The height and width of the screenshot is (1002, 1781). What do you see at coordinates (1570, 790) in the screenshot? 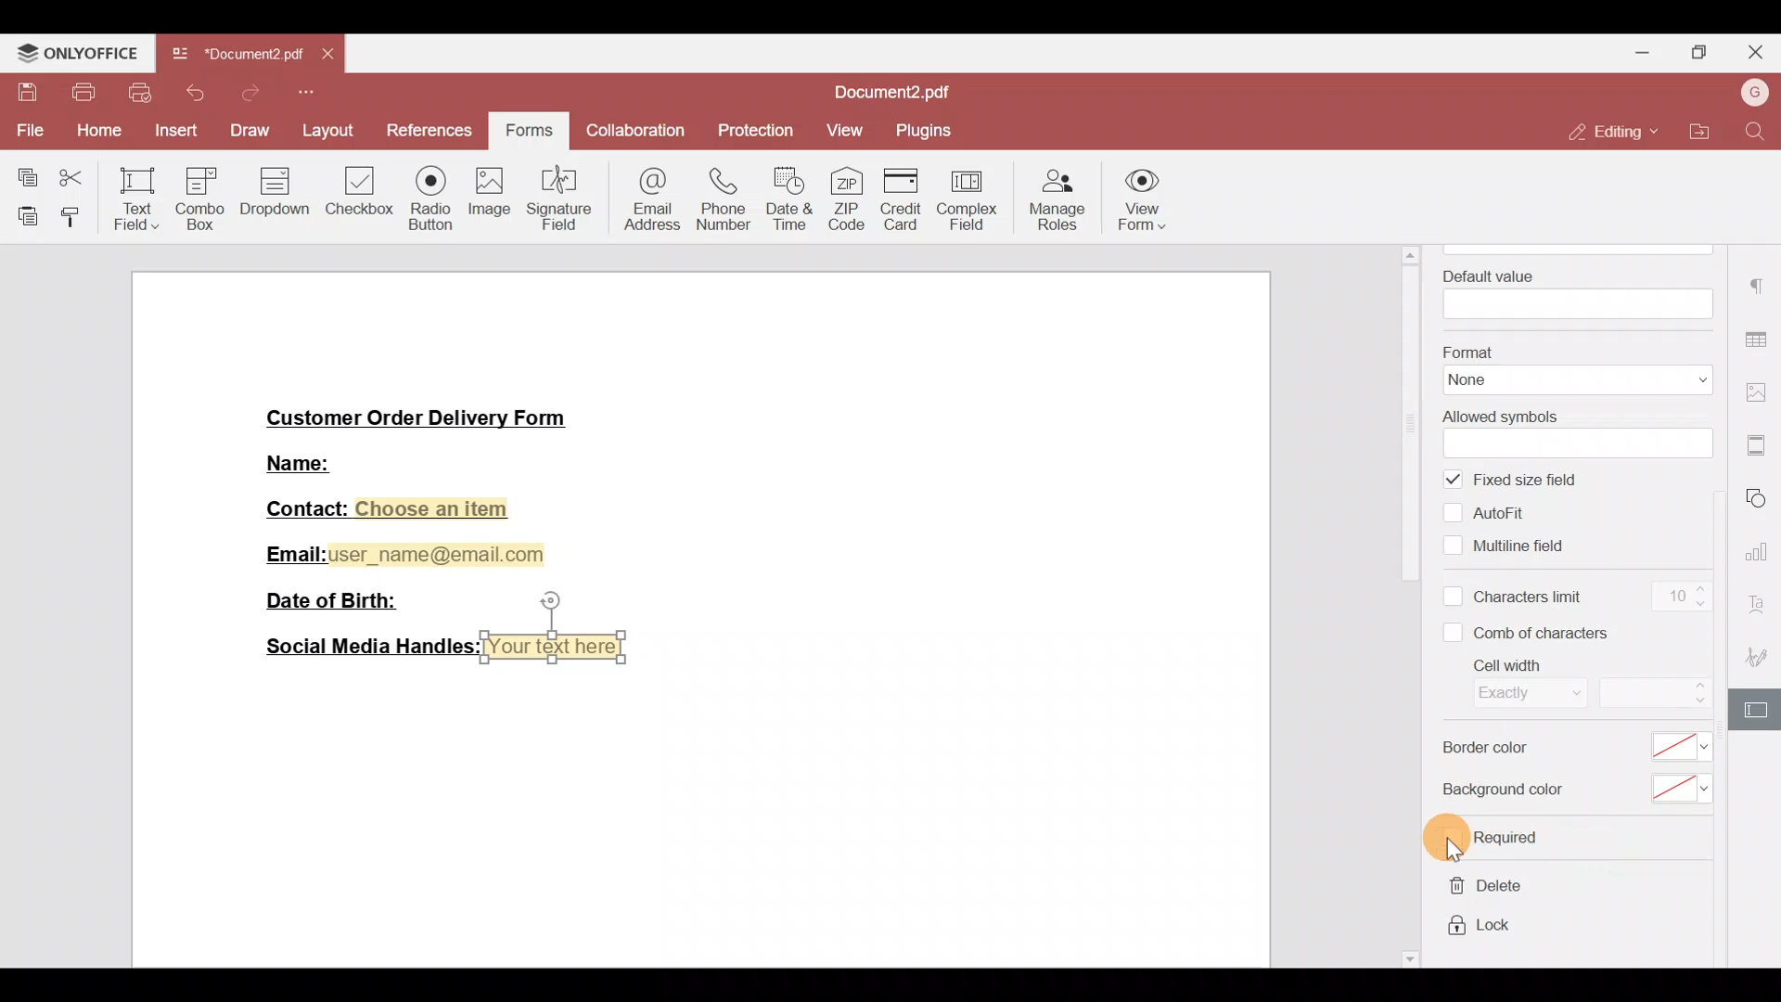
I see `Background color` at bounding box center [1570, 790].